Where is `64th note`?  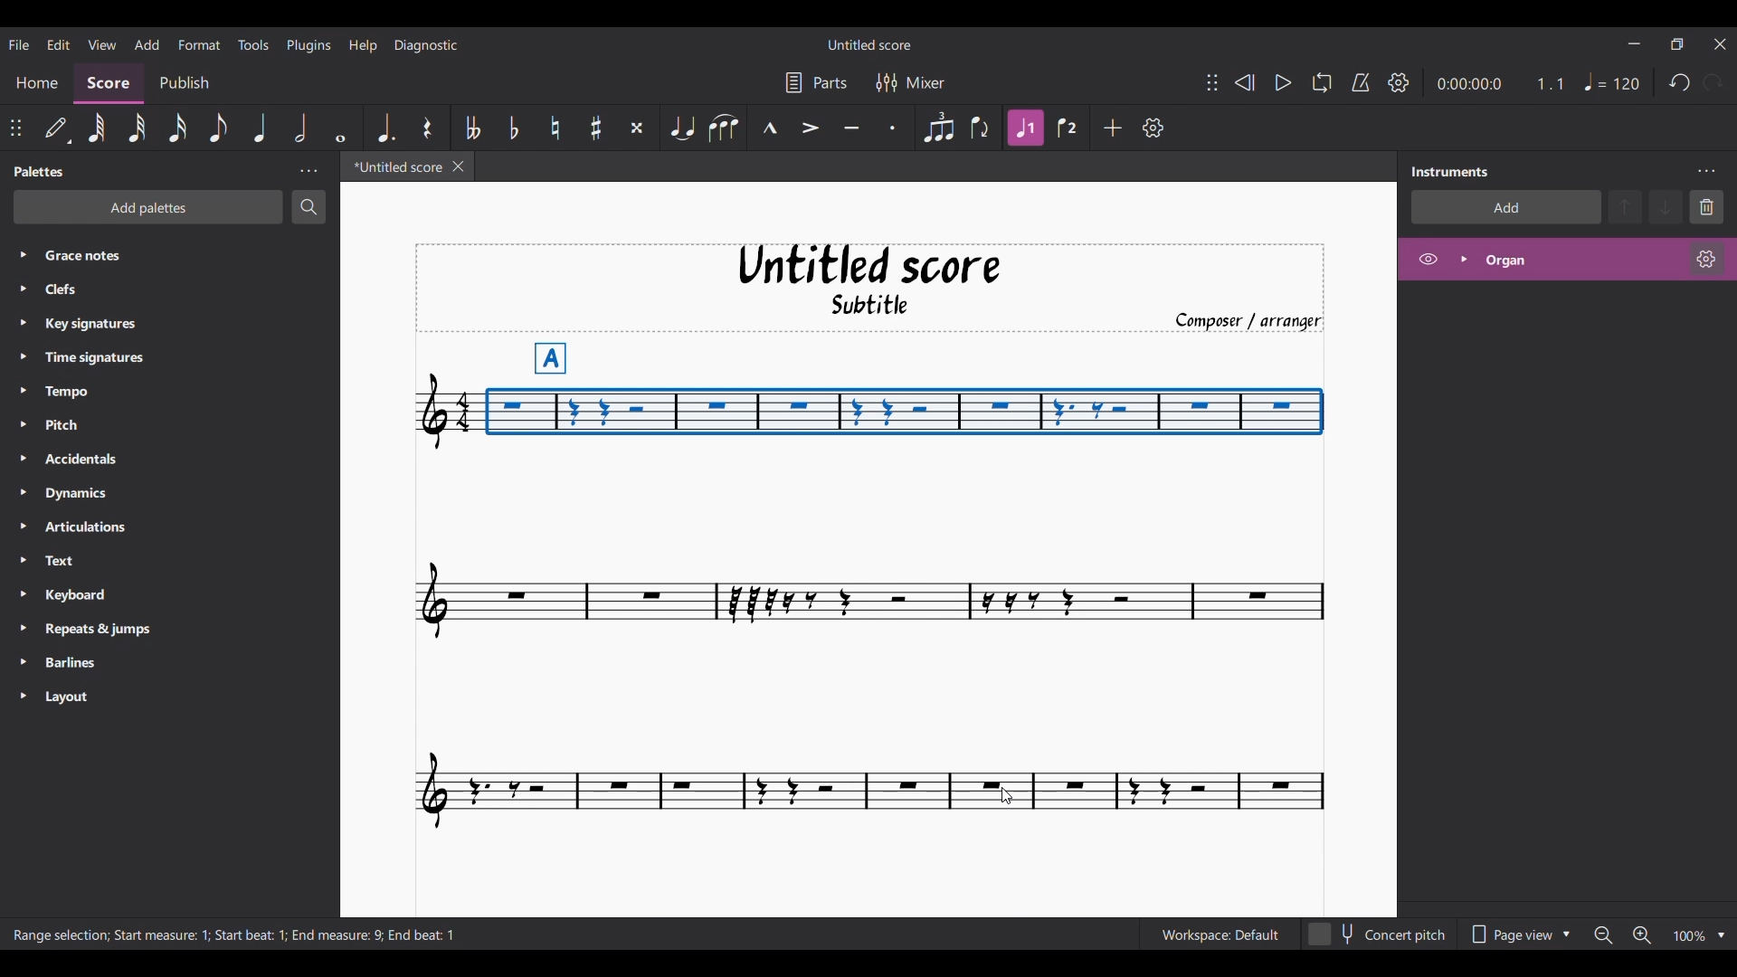
64th note is located at coordinates (97, 128).